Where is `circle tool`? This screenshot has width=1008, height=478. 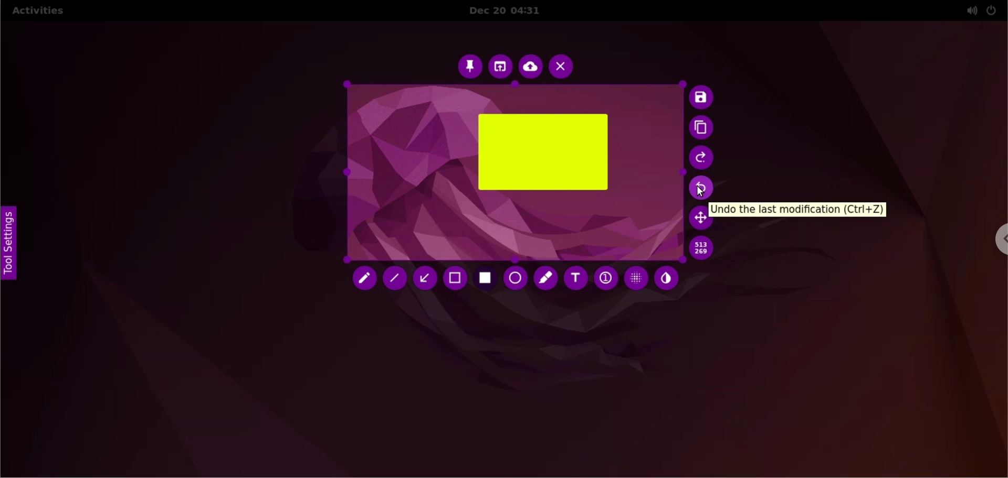 circle tool is located at coordinates (515, 278).